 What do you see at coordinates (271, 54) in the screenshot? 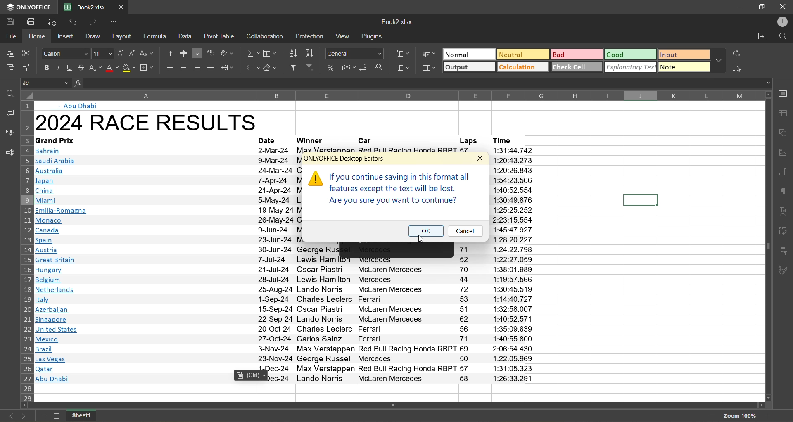
I see `field` at bounding box center [271, 54].